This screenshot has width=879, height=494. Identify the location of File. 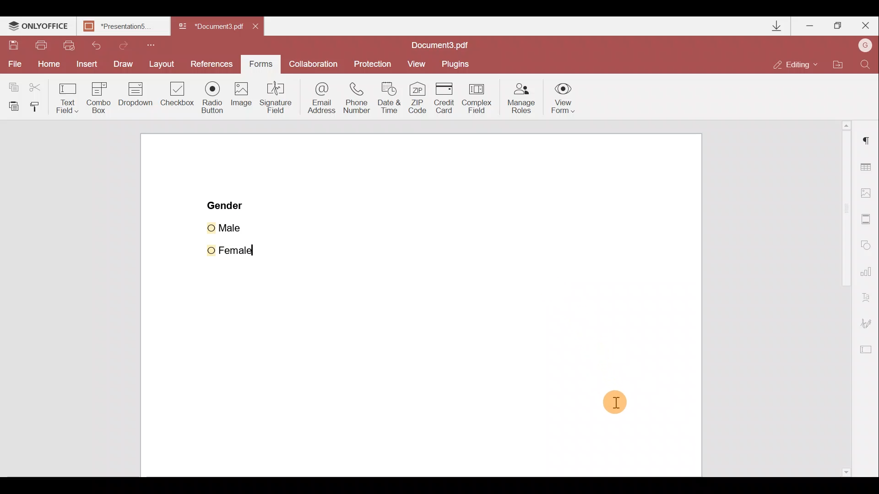
(13, 64).